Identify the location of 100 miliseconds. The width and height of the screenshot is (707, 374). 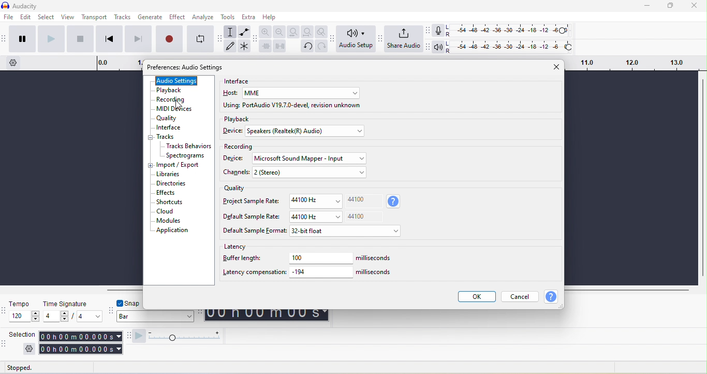
(344, 258).